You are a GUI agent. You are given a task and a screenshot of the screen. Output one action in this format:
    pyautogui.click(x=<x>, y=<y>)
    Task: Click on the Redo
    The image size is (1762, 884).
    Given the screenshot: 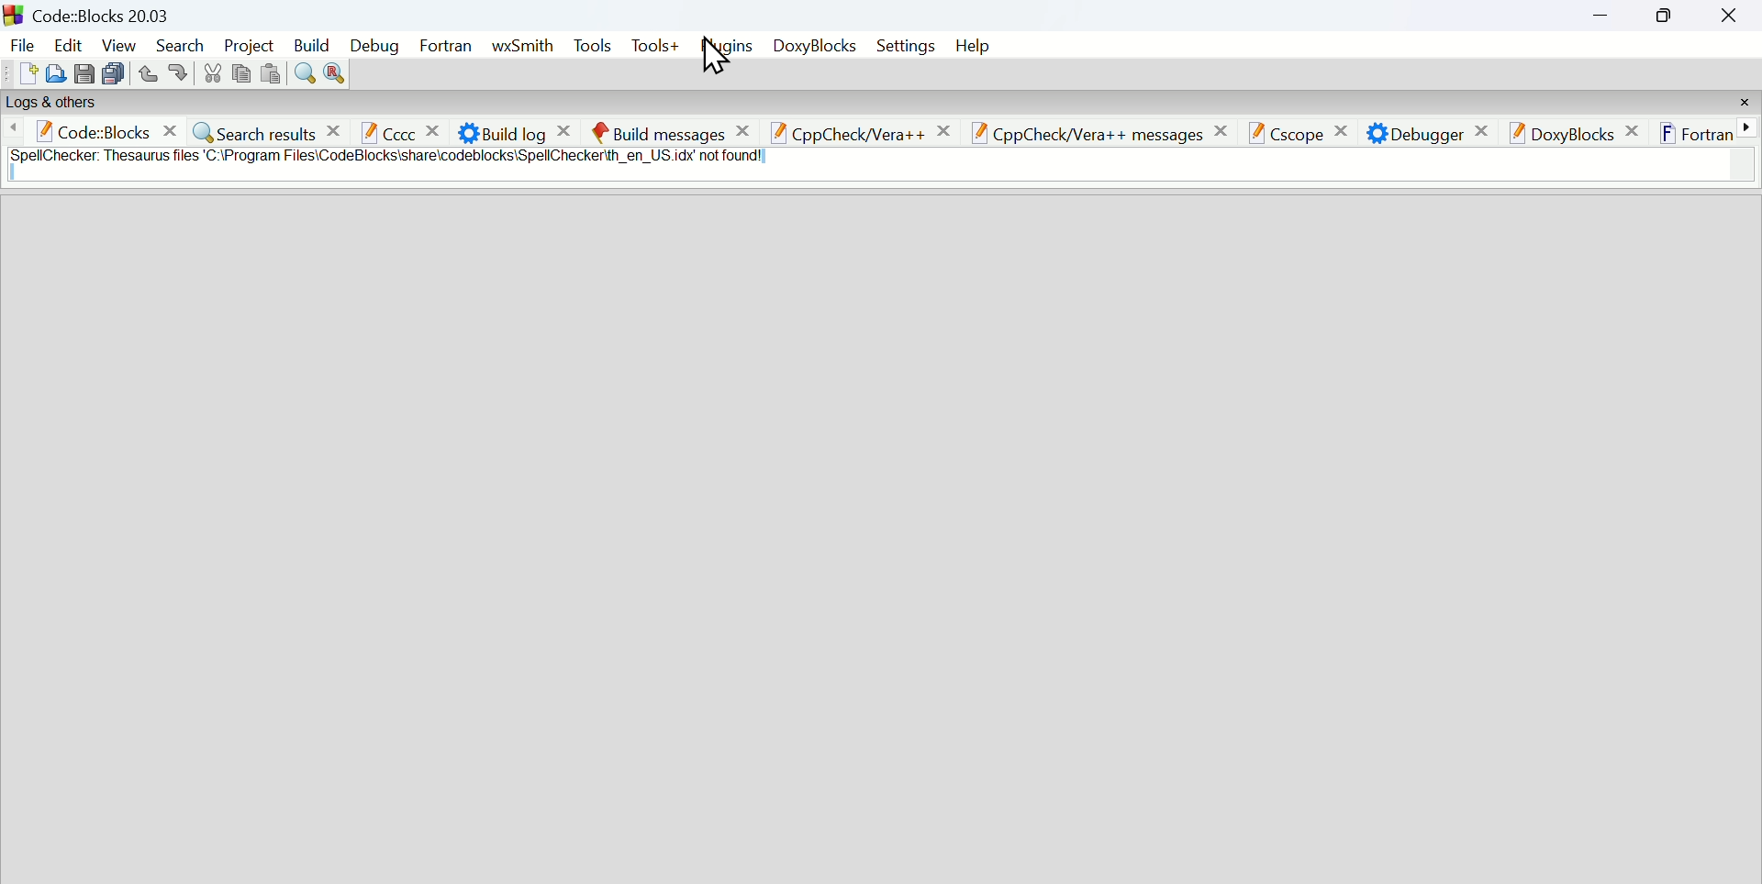 What is the action you would take?
    pyautogui.click(x=179, y=73)
    